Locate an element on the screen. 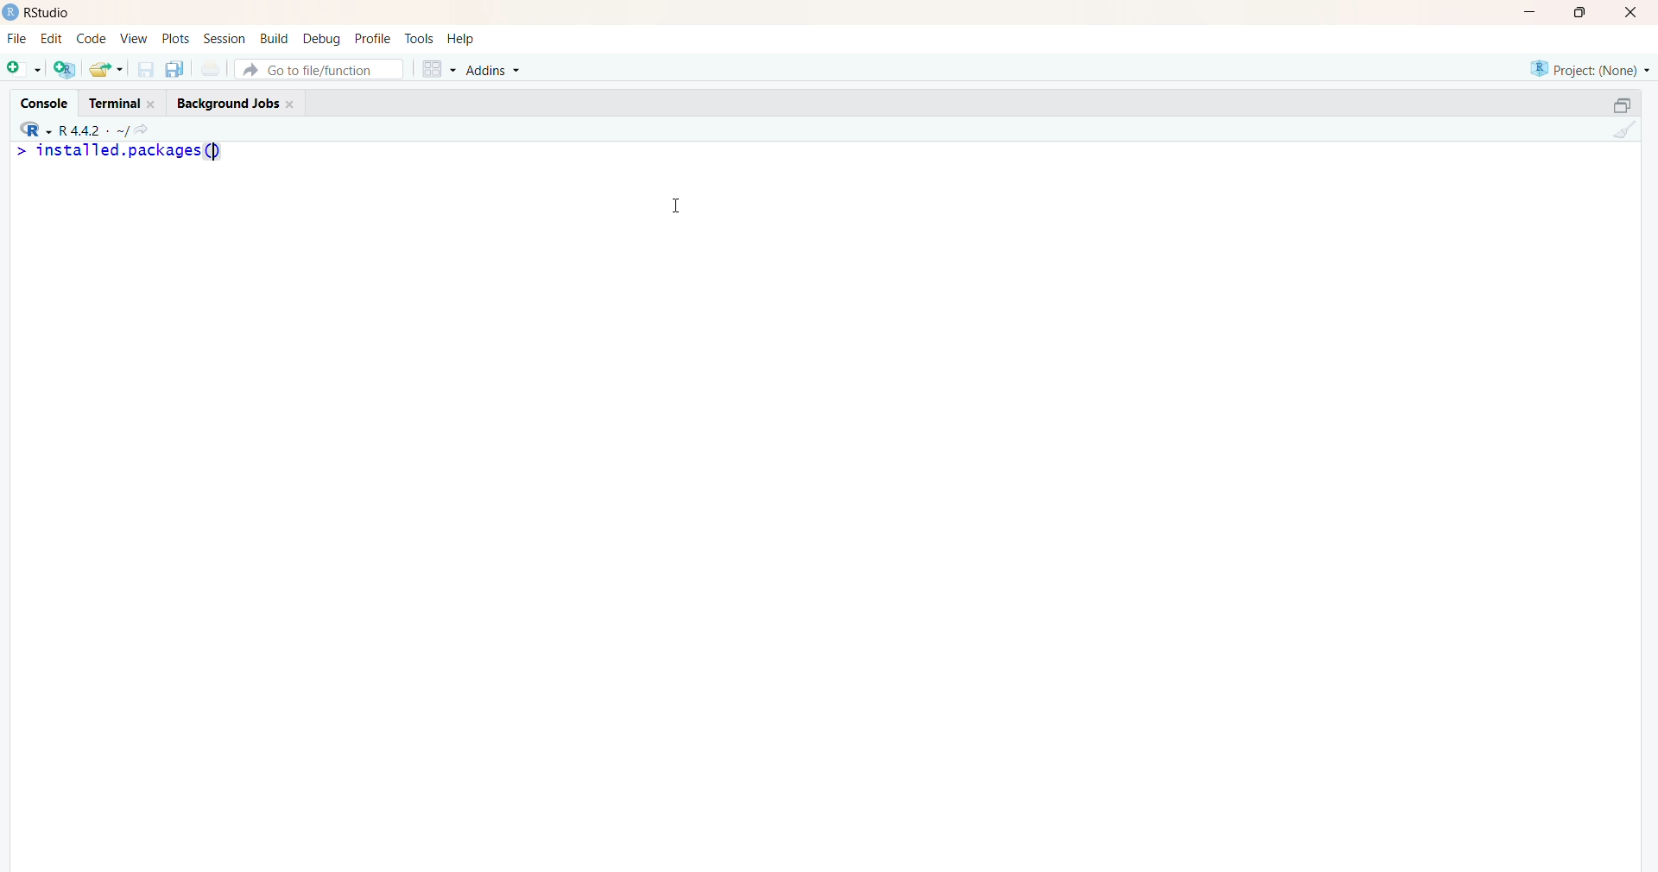  save current document is located at coordinates (146, 72).